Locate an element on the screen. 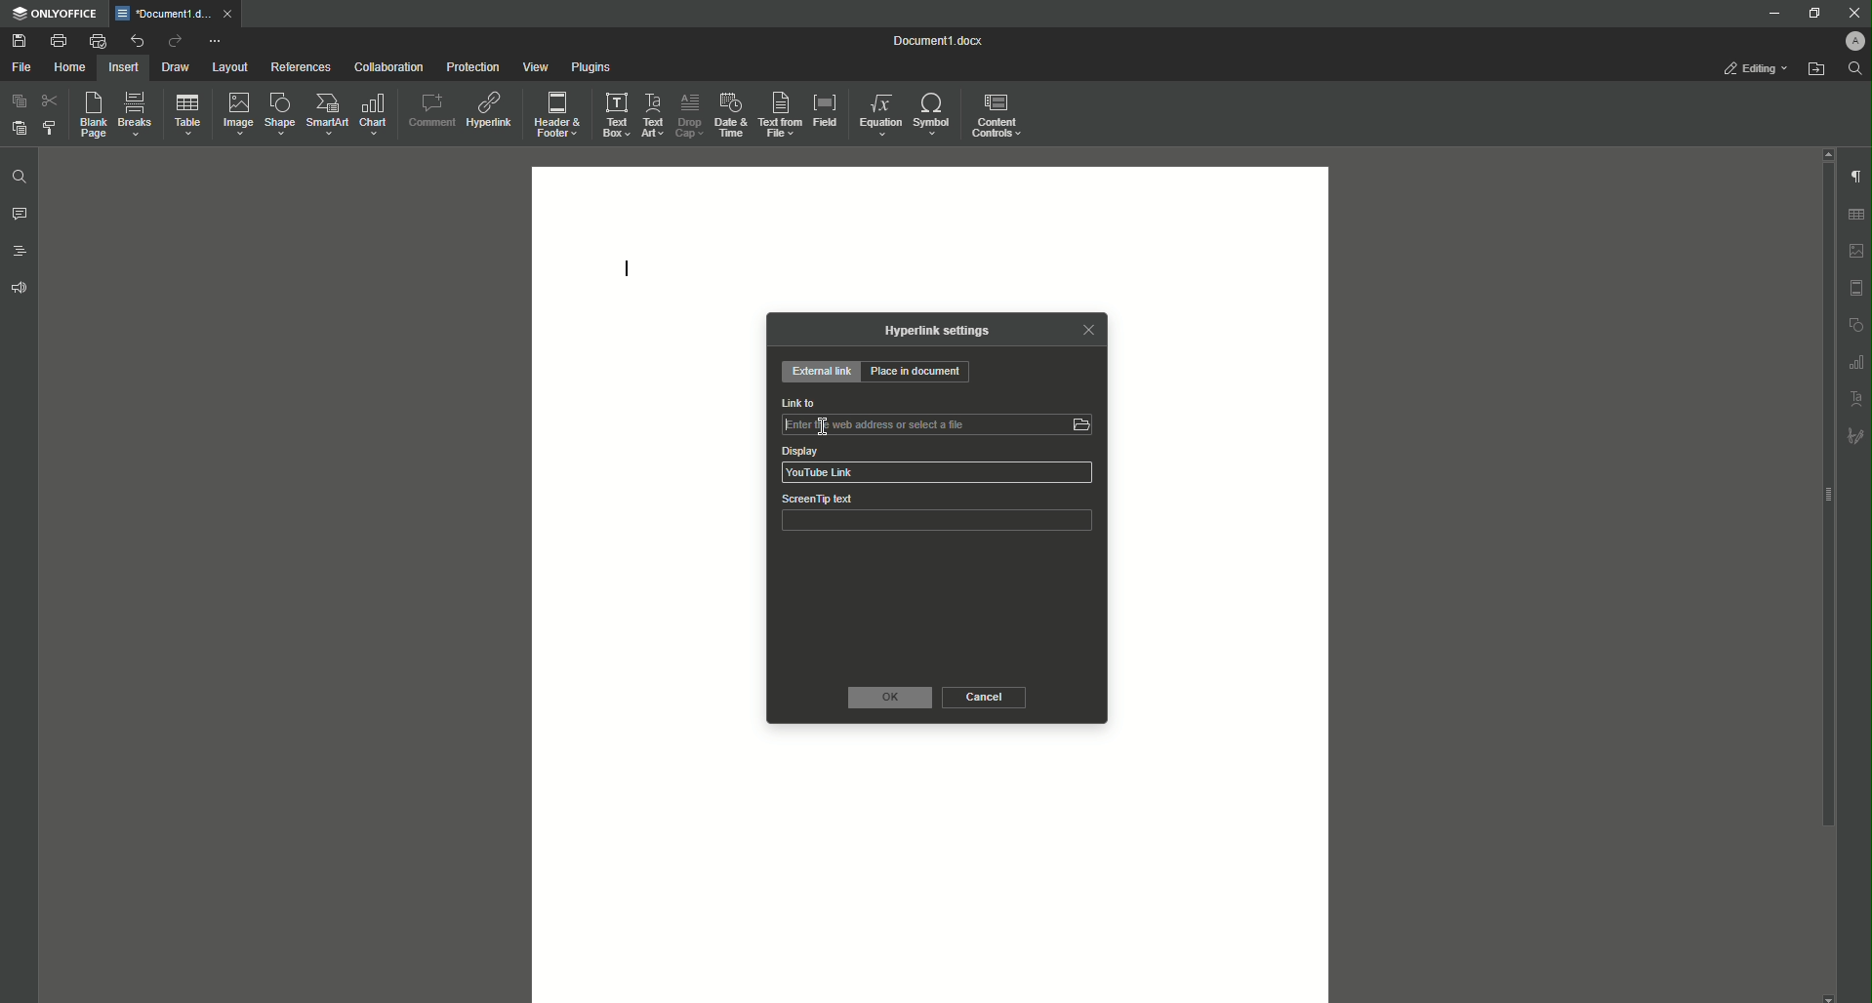 Image resolution: width=1872 pixels, height=1003 pixels. Editing is located at coordinates (1749, 67).